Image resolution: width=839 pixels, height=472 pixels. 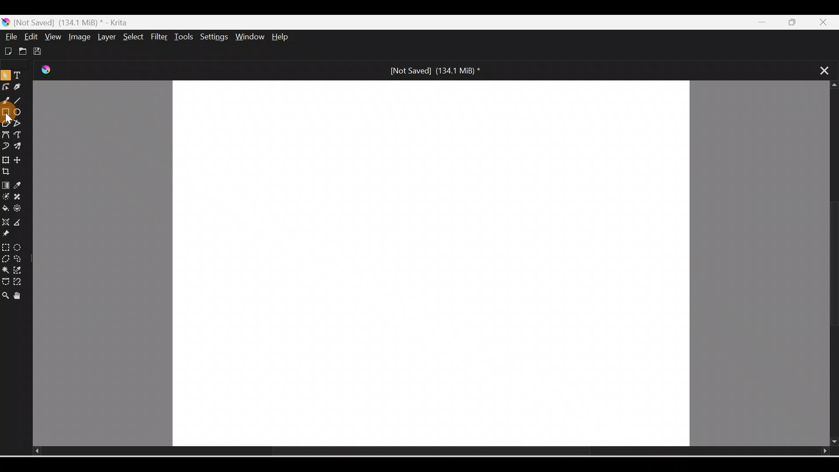 I want to click on Polygonal selection tool, so click(x=6, y=258).